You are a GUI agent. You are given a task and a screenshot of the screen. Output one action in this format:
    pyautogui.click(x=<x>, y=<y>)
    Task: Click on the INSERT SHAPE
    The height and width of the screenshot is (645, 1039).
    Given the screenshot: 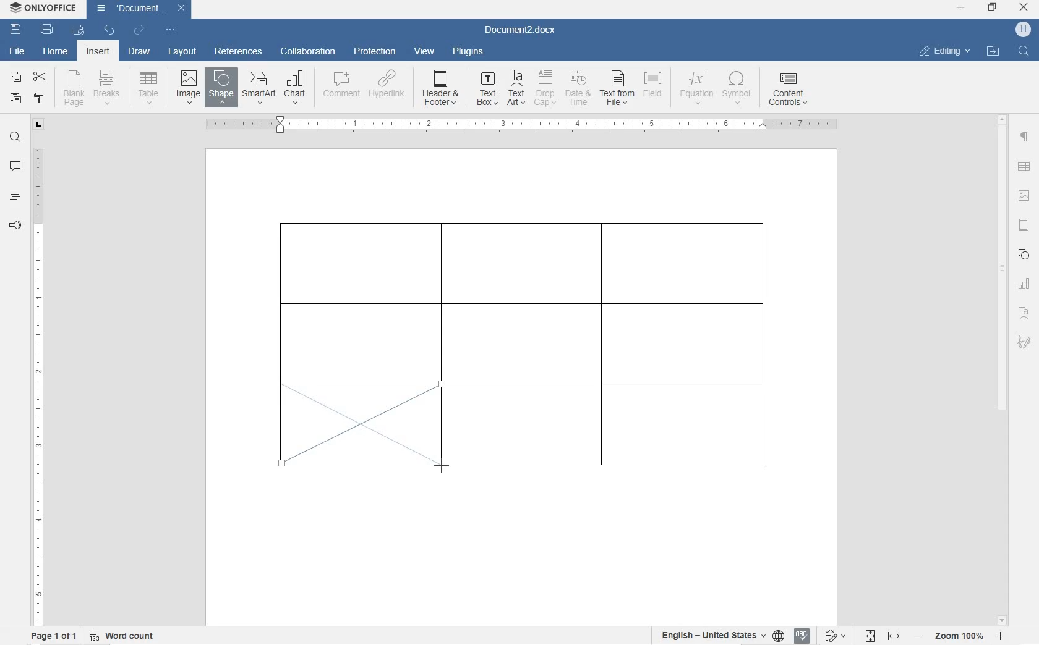 What is the action you would take?
    pyautogui.click(x=221, y=90)
    